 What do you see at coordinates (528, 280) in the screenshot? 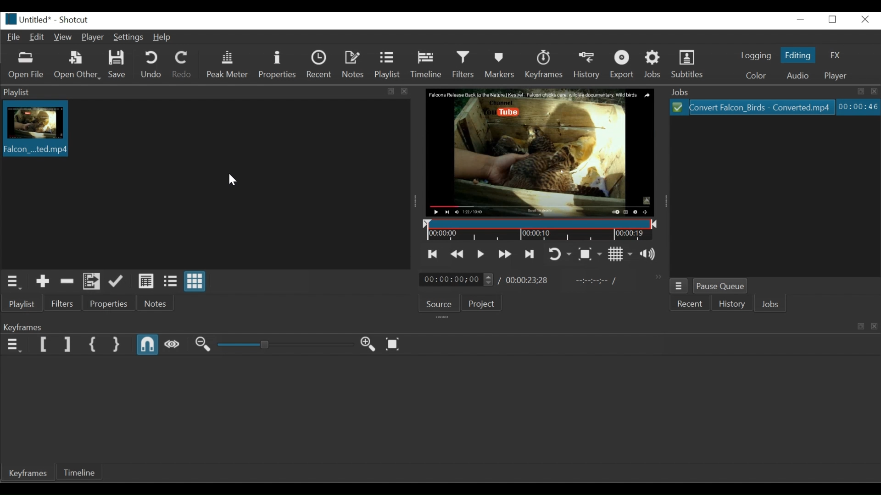
I see `Total Duration` at bounding box center [528, 280].